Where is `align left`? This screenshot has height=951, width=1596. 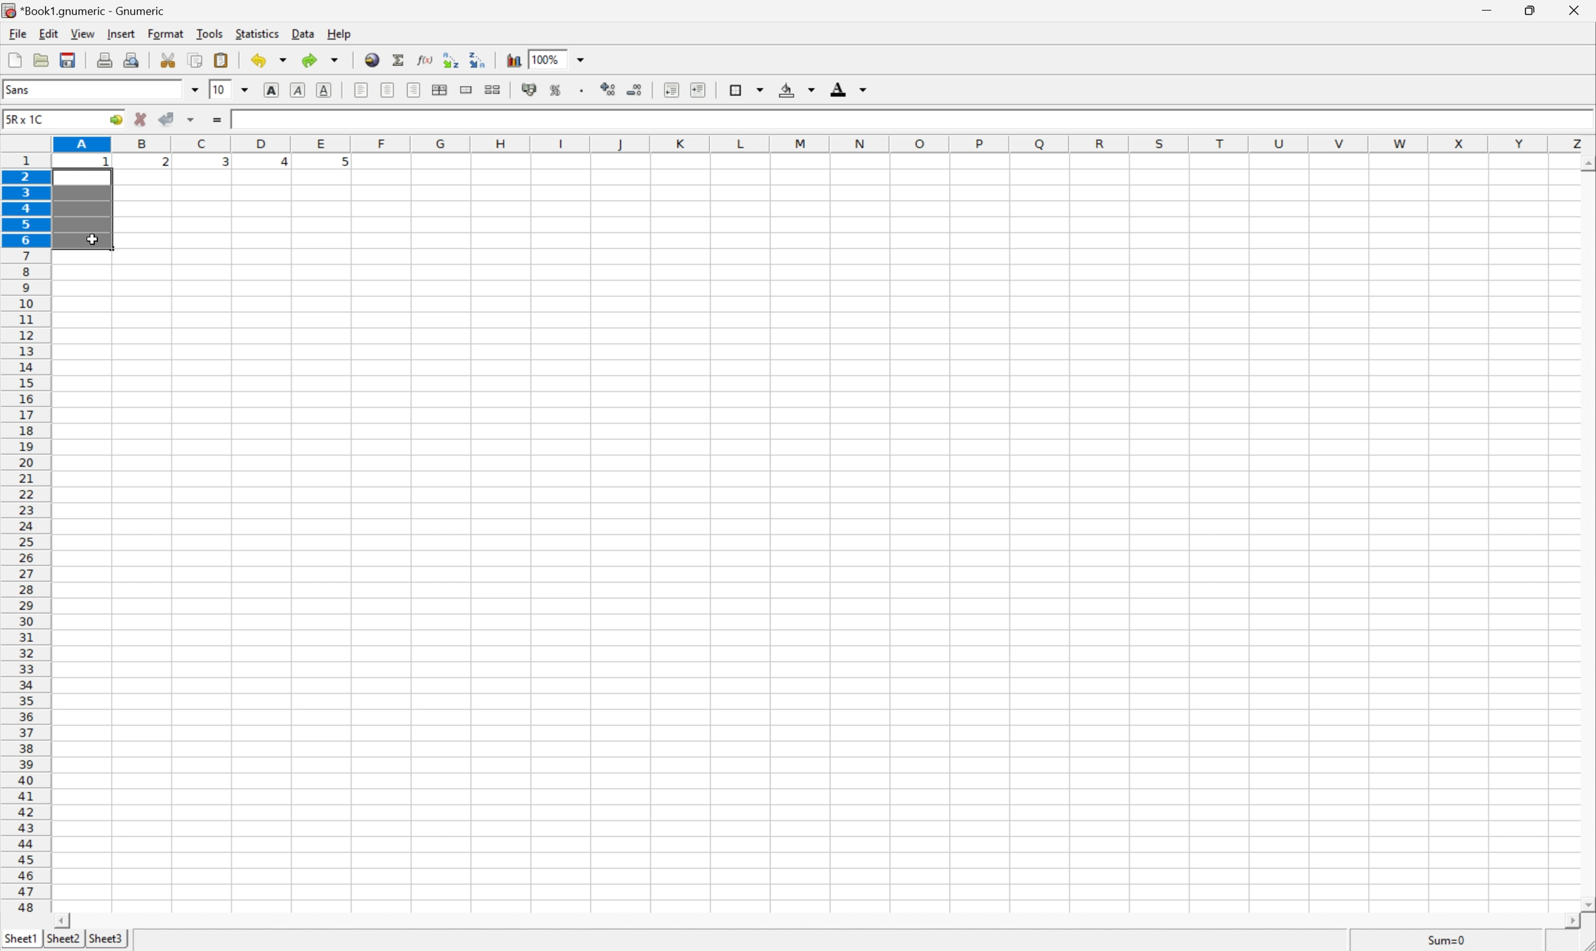
align left is located at coordinates (362, 89).